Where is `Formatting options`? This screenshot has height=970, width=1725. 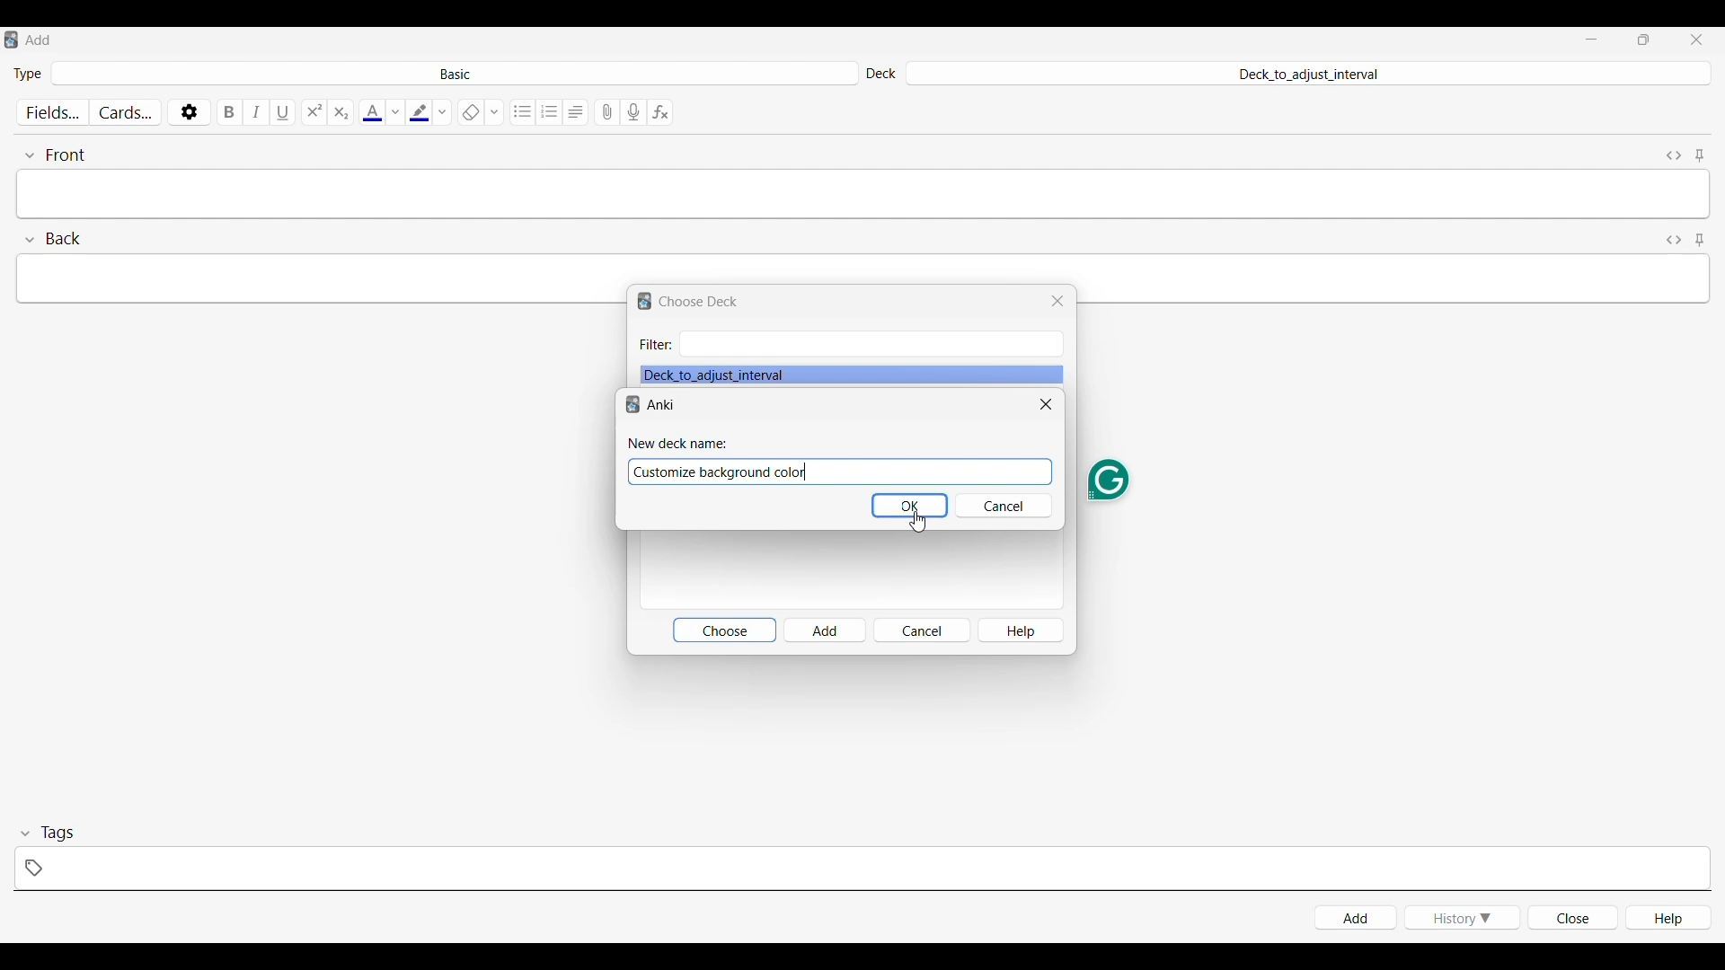 Formatting options is located at coordinates (494, 111).